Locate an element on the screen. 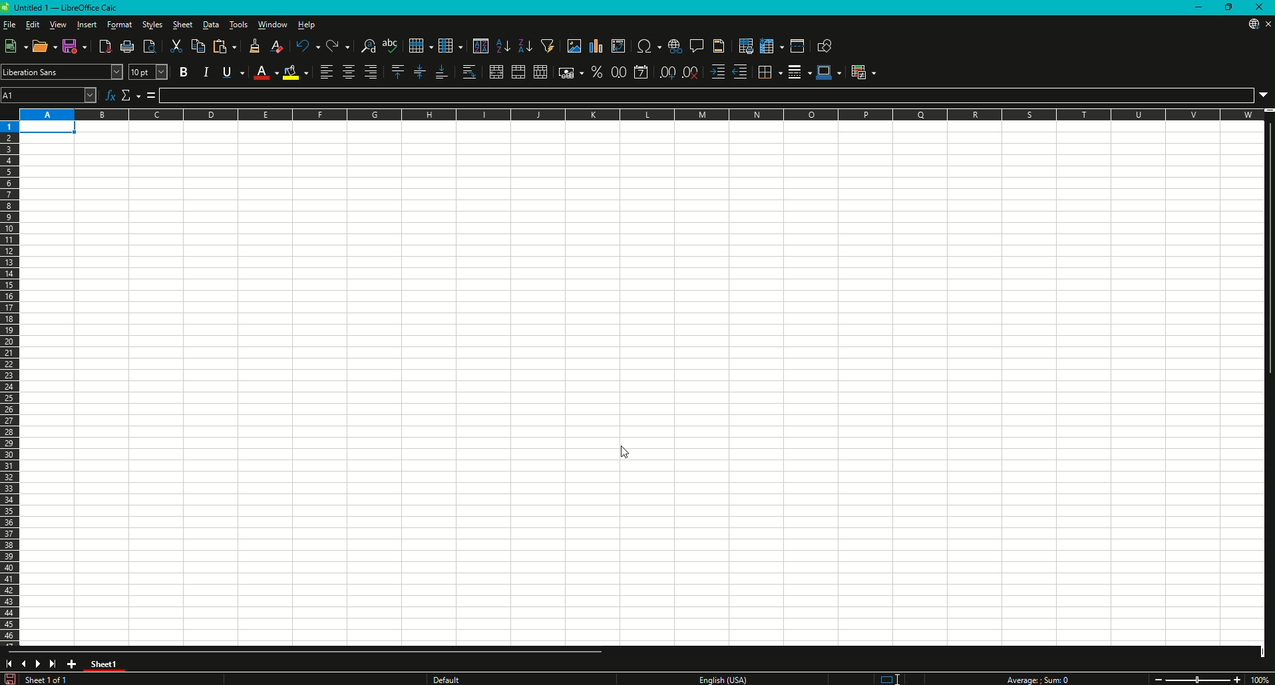 The height and width of the screenshot is (685, 1275). Add Decimal Place is located at coordinates (667, 72).